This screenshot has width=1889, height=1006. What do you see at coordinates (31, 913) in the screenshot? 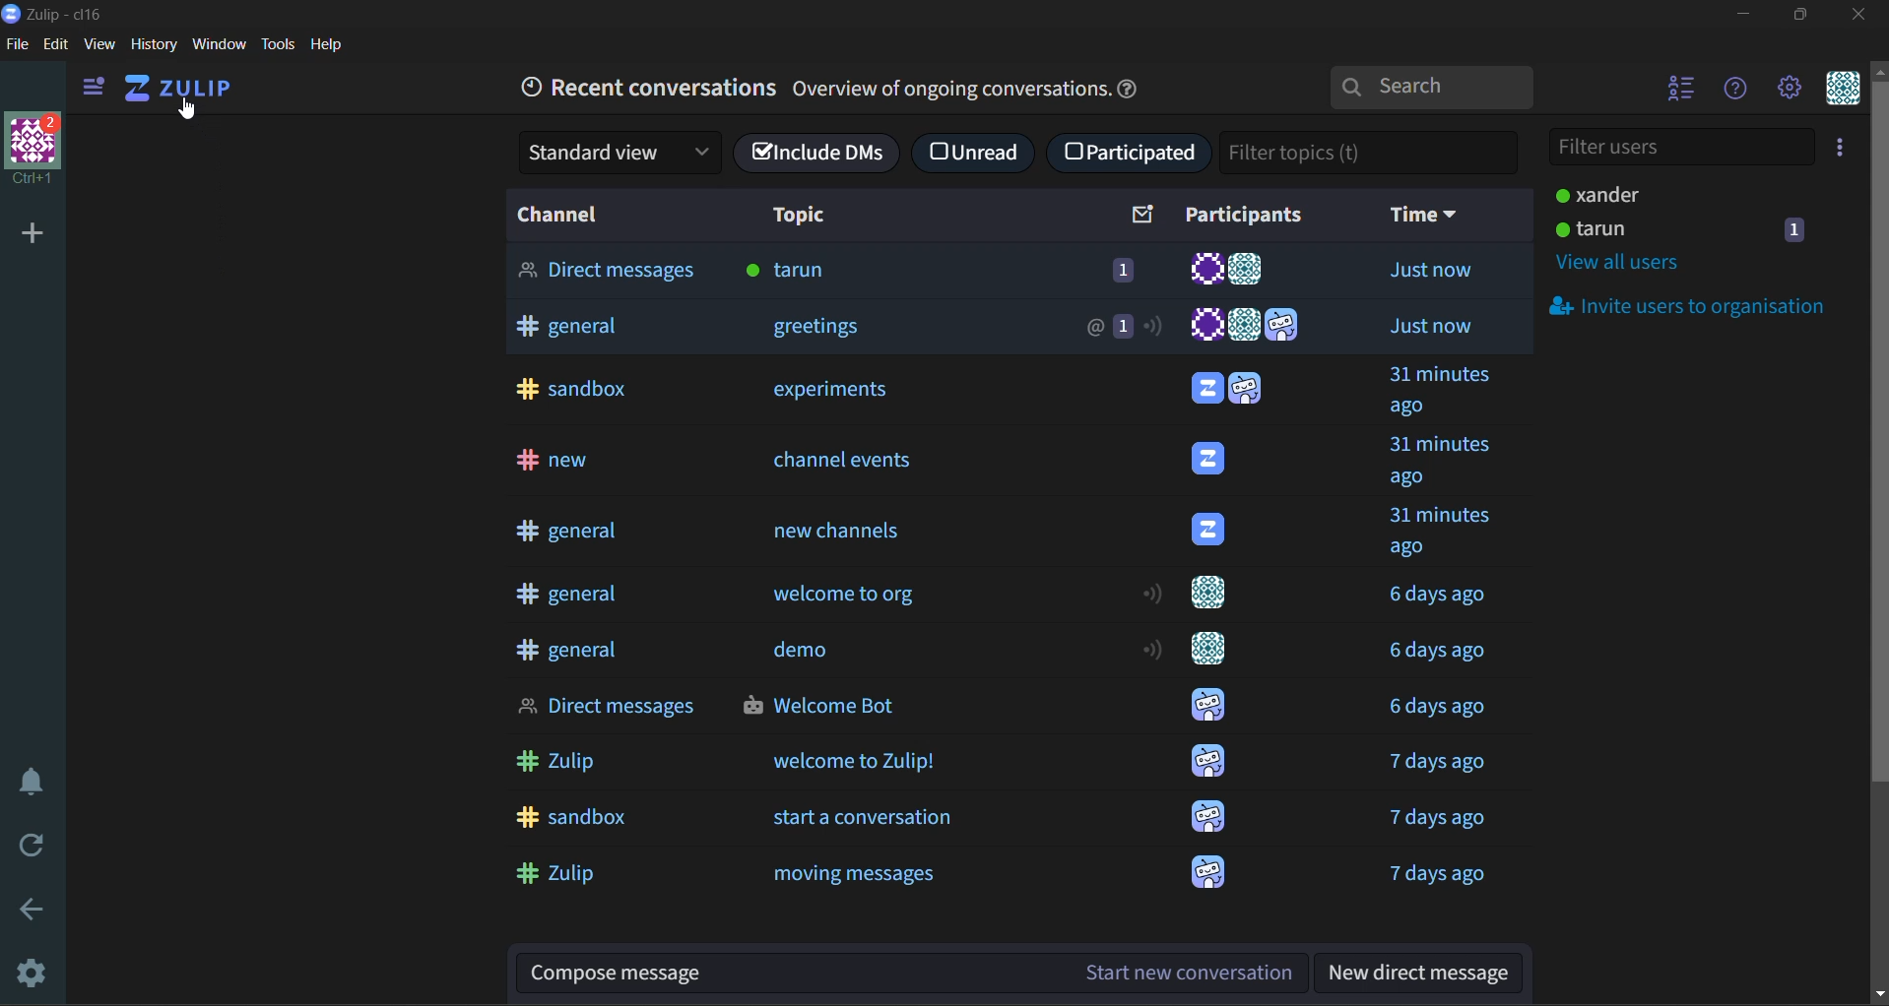
I see `go back` at bounding box center [31, 913].